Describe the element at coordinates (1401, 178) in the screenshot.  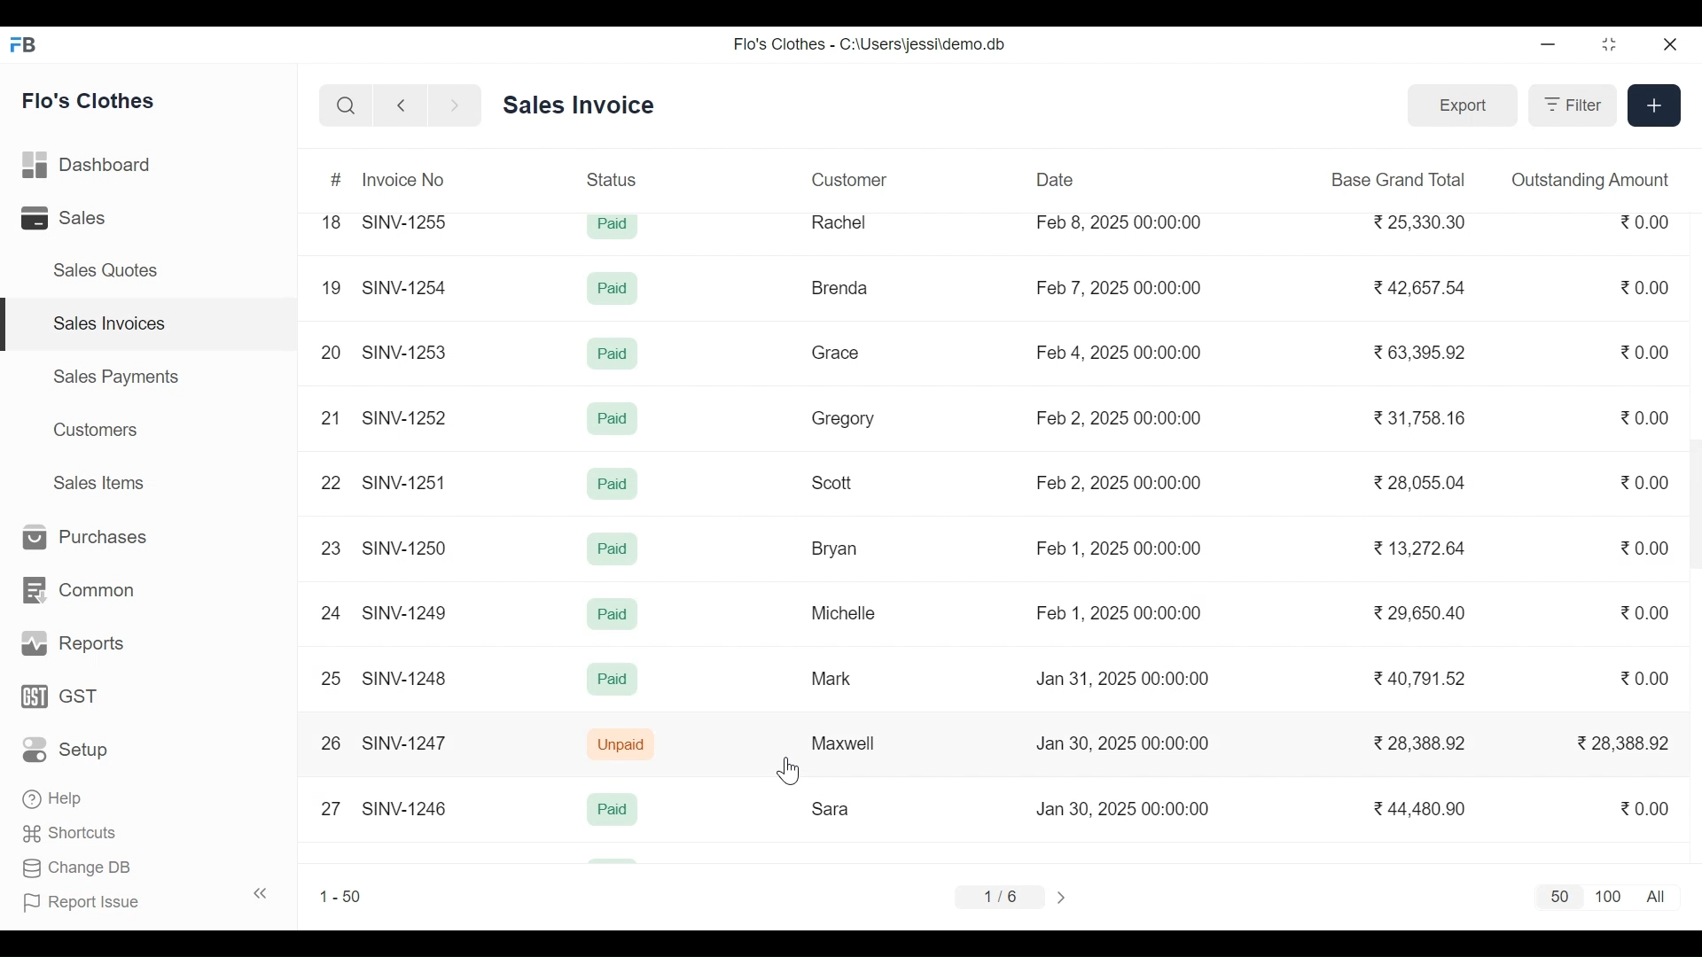
I see `Base Grand Total` at that location.